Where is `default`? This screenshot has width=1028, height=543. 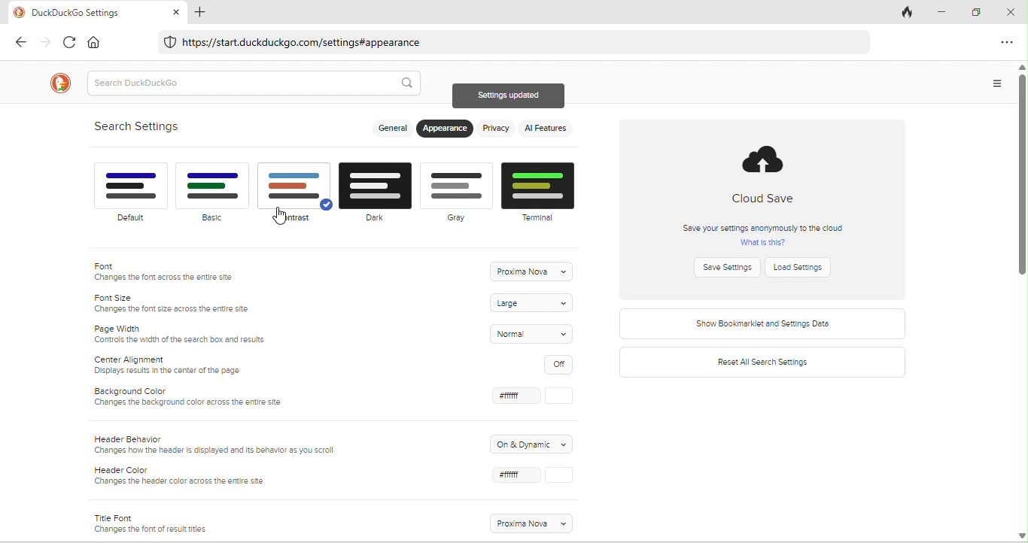
default is located at coordinates (129, 193).